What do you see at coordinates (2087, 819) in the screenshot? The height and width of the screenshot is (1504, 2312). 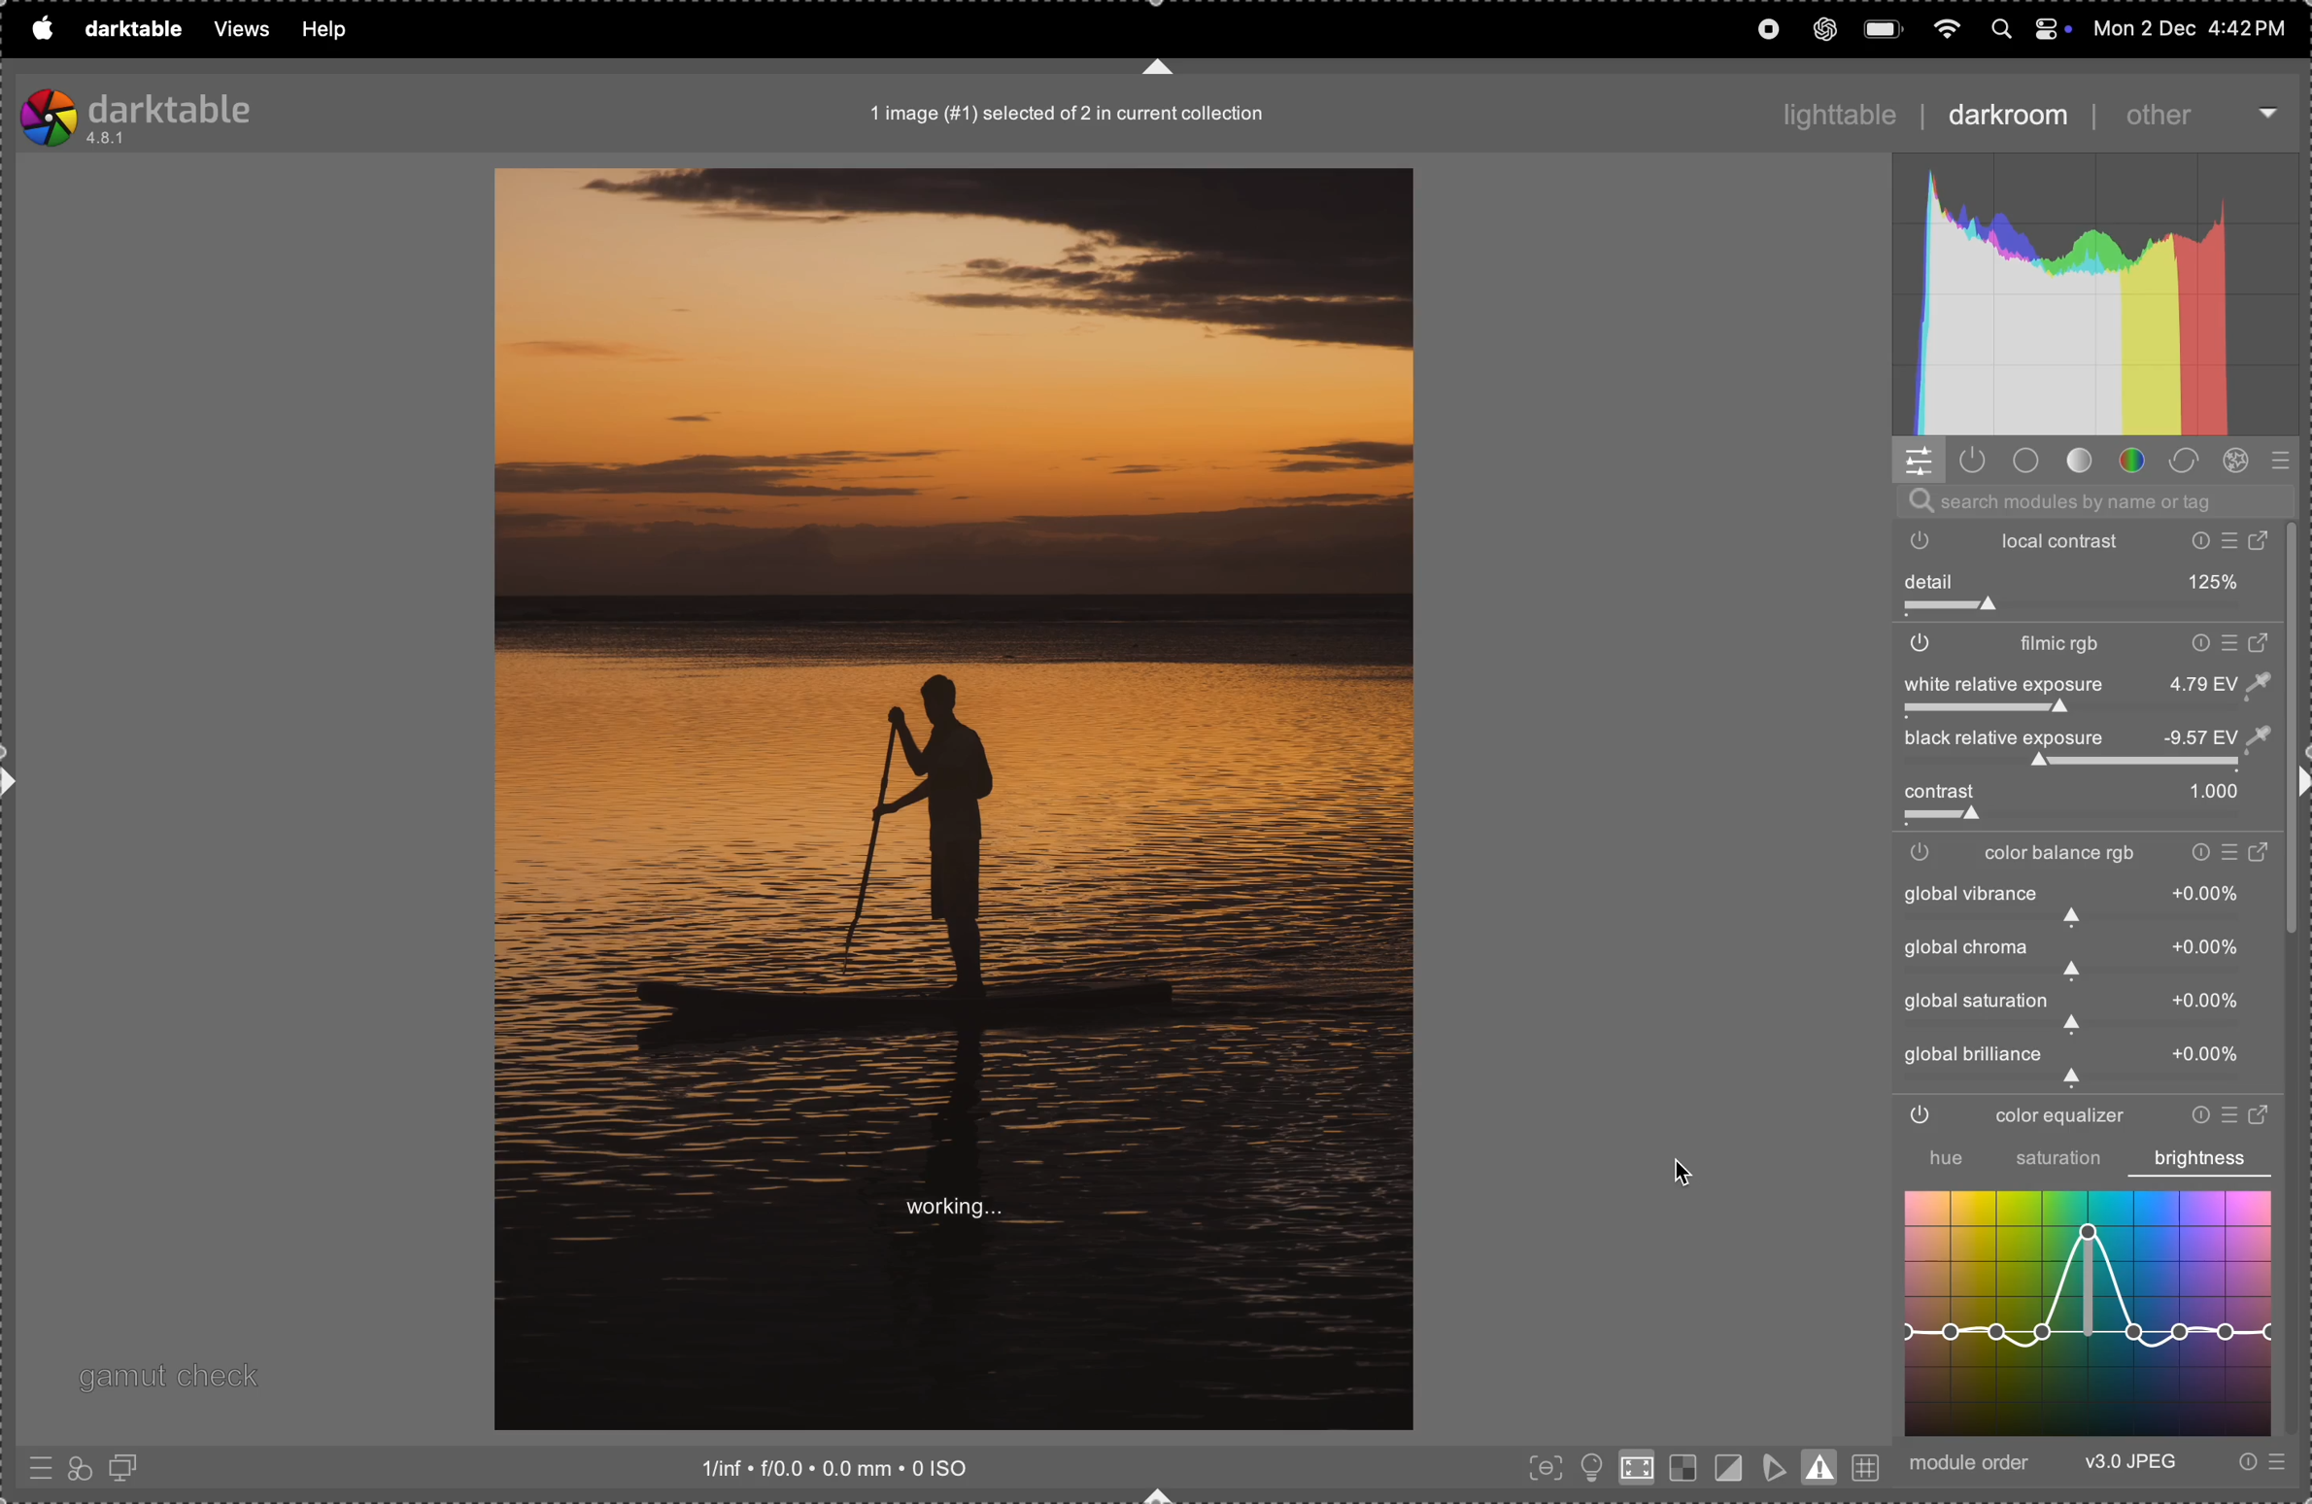 I see `toggle bar` at bounding box center [2087, 819].